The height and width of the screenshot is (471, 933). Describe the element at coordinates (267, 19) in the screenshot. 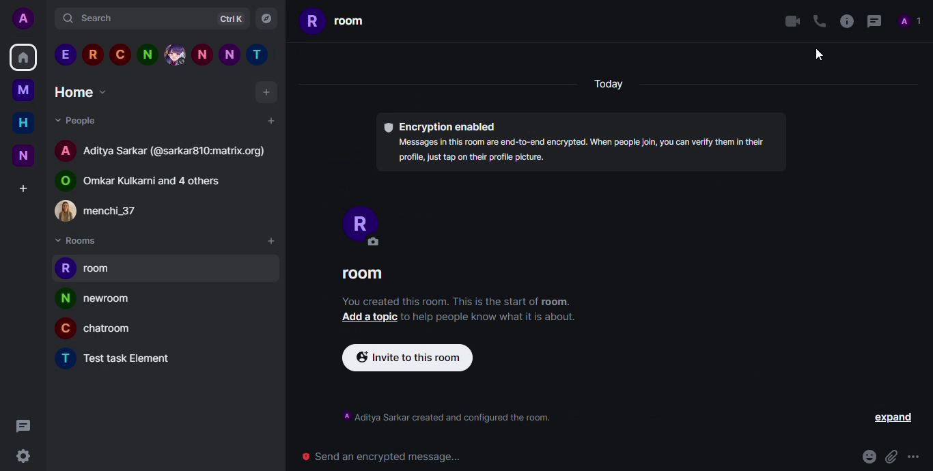

I see `navigator` at that location.